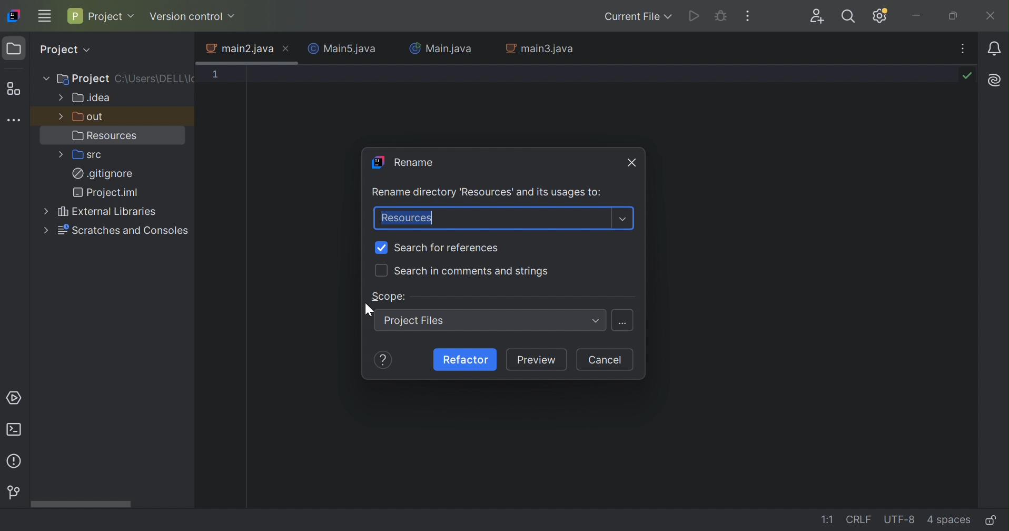 The image size is (1009, 531). What do you see at coordinates (449, 248) in the screenshot?
I see `Search for references` at bounding box center [449, 248].